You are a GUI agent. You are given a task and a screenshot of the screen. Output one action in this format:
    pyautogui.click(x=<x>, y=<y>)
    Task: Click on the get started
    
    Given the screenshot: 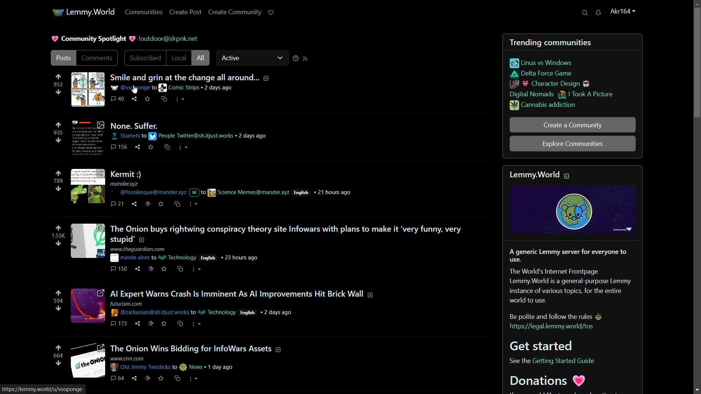 What is the action you would take?
    pyautogui.click(x=543, y=346)
    